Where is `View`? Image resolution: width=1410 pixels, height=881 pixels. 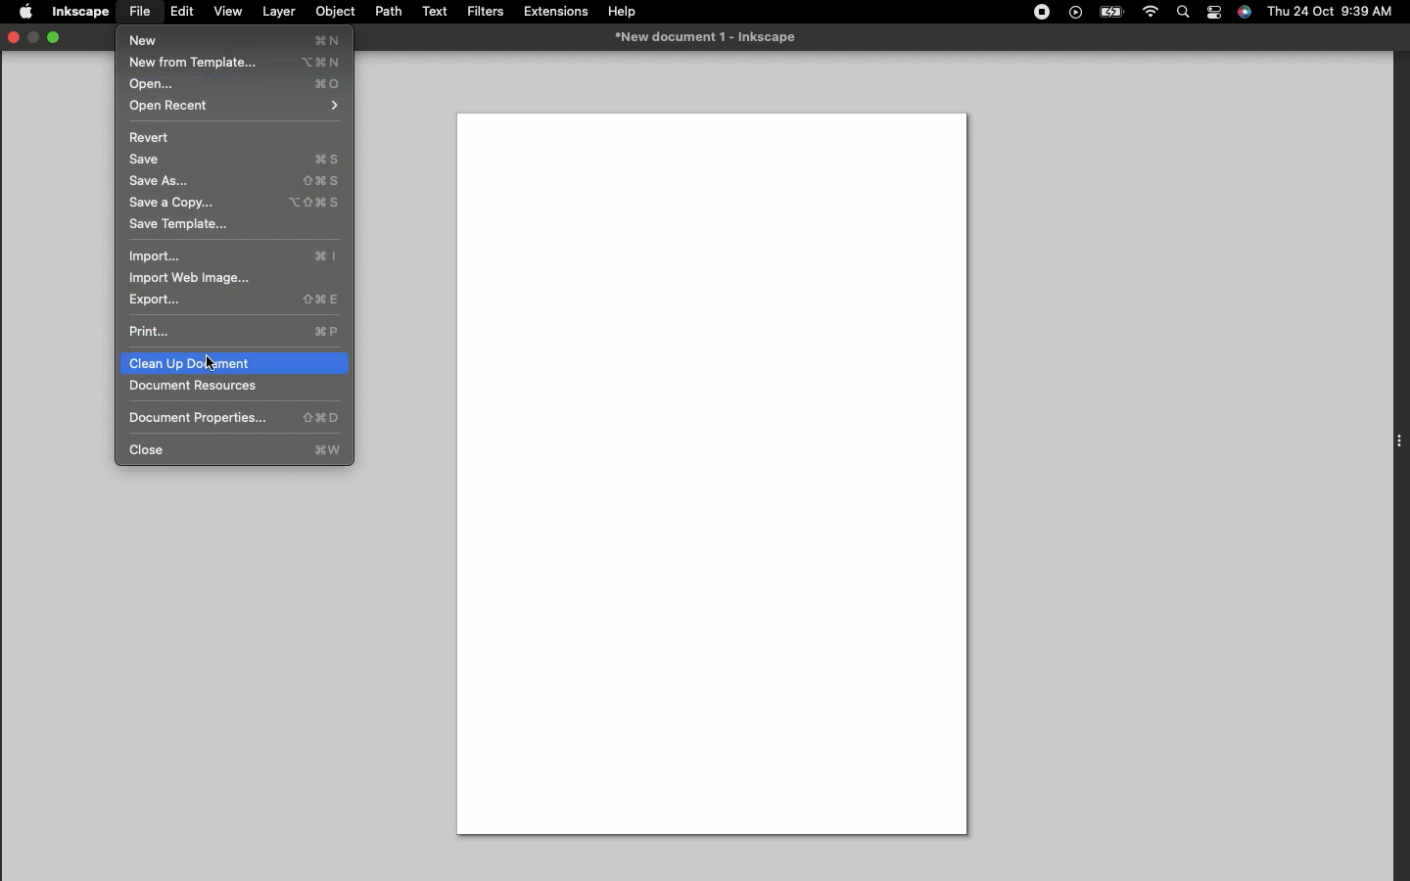 View is located at coordinates (225, 11).